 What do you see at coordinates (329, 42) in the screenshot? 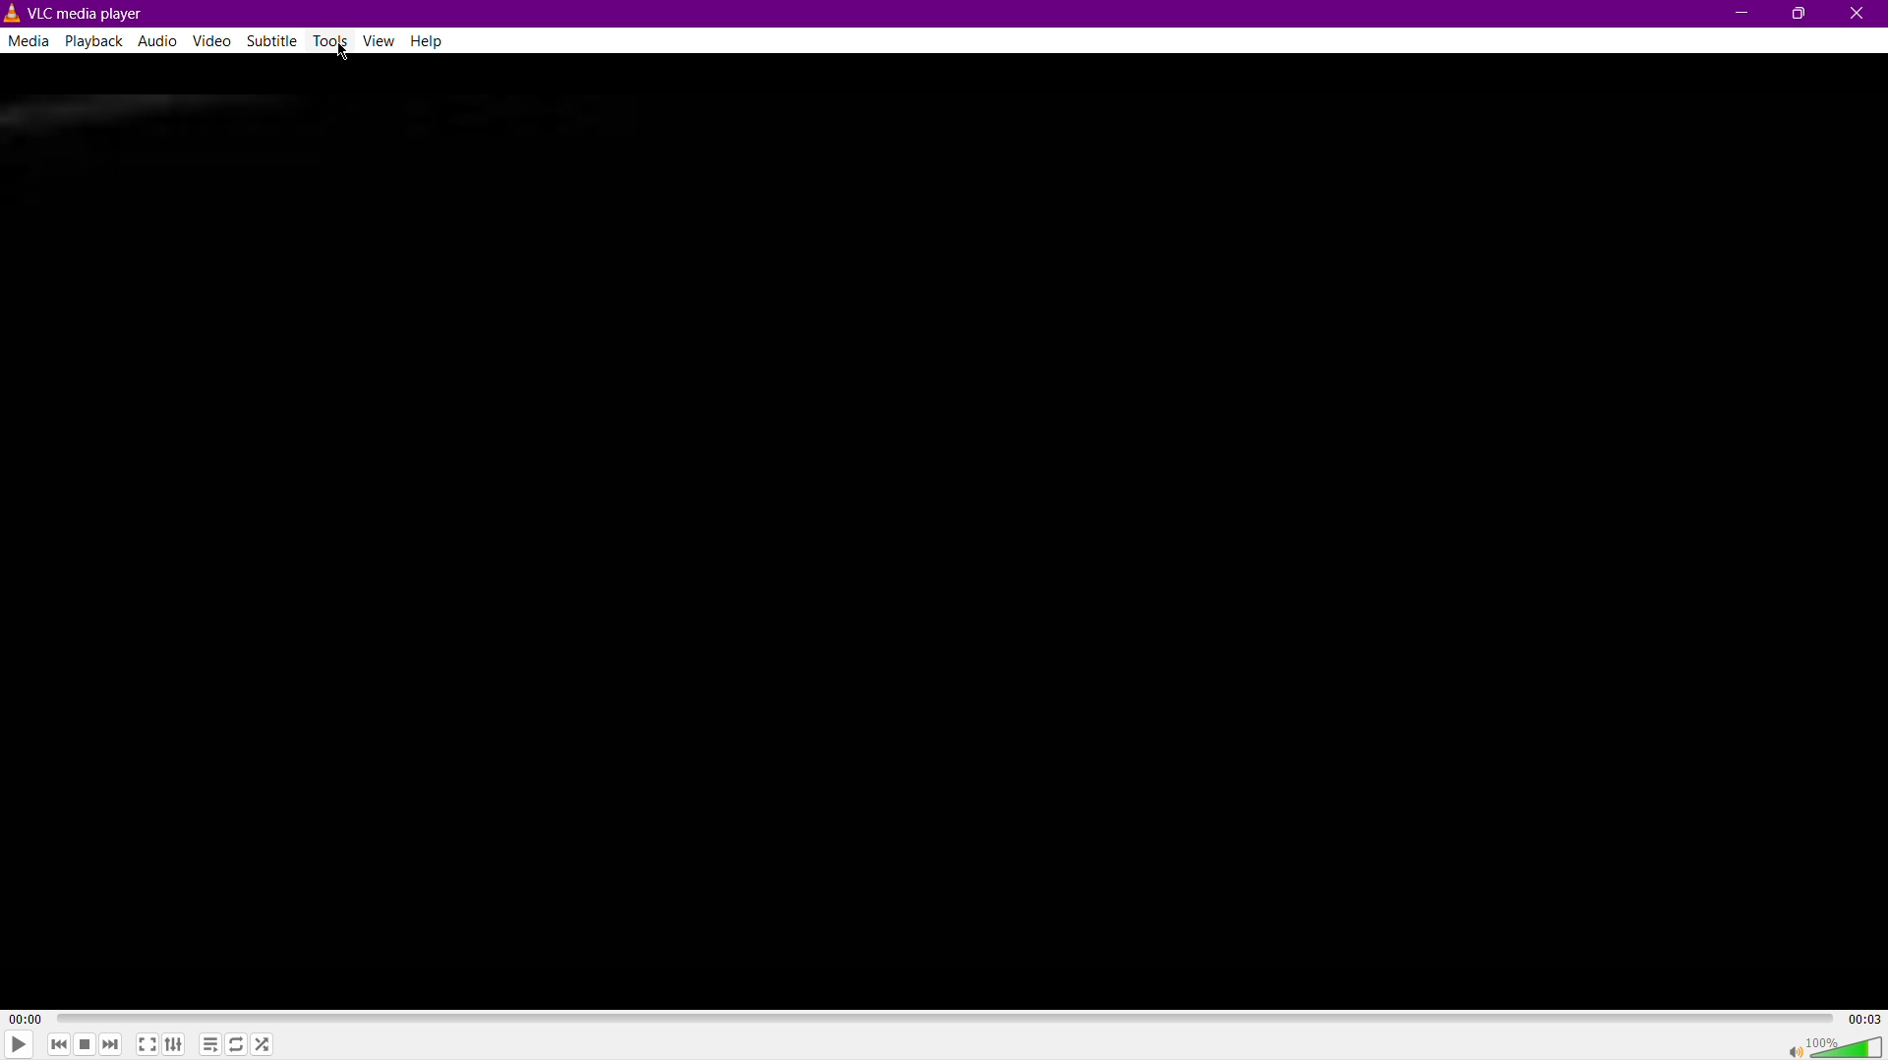
I see `Tools` at bounding box center [329, 42].